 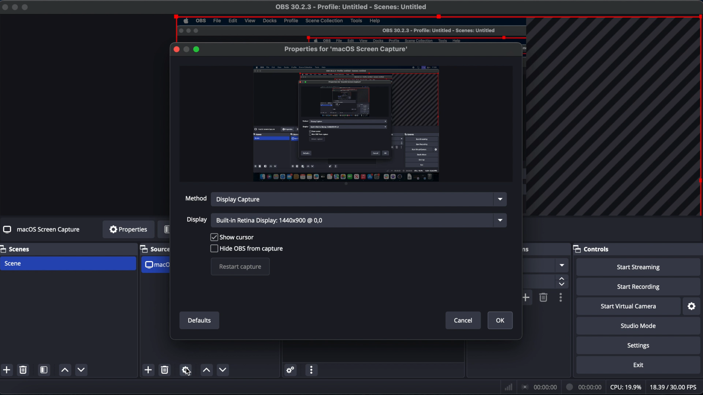 What do you see at coordinates (526, 250) in the screenshot?
I see `scene transitions` at bounding box center [526, 250].